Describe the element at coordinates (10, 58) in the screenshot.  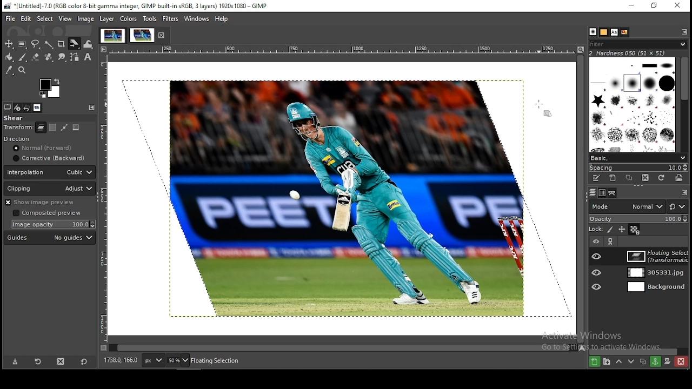
I see `paint bucket tool` at that location.